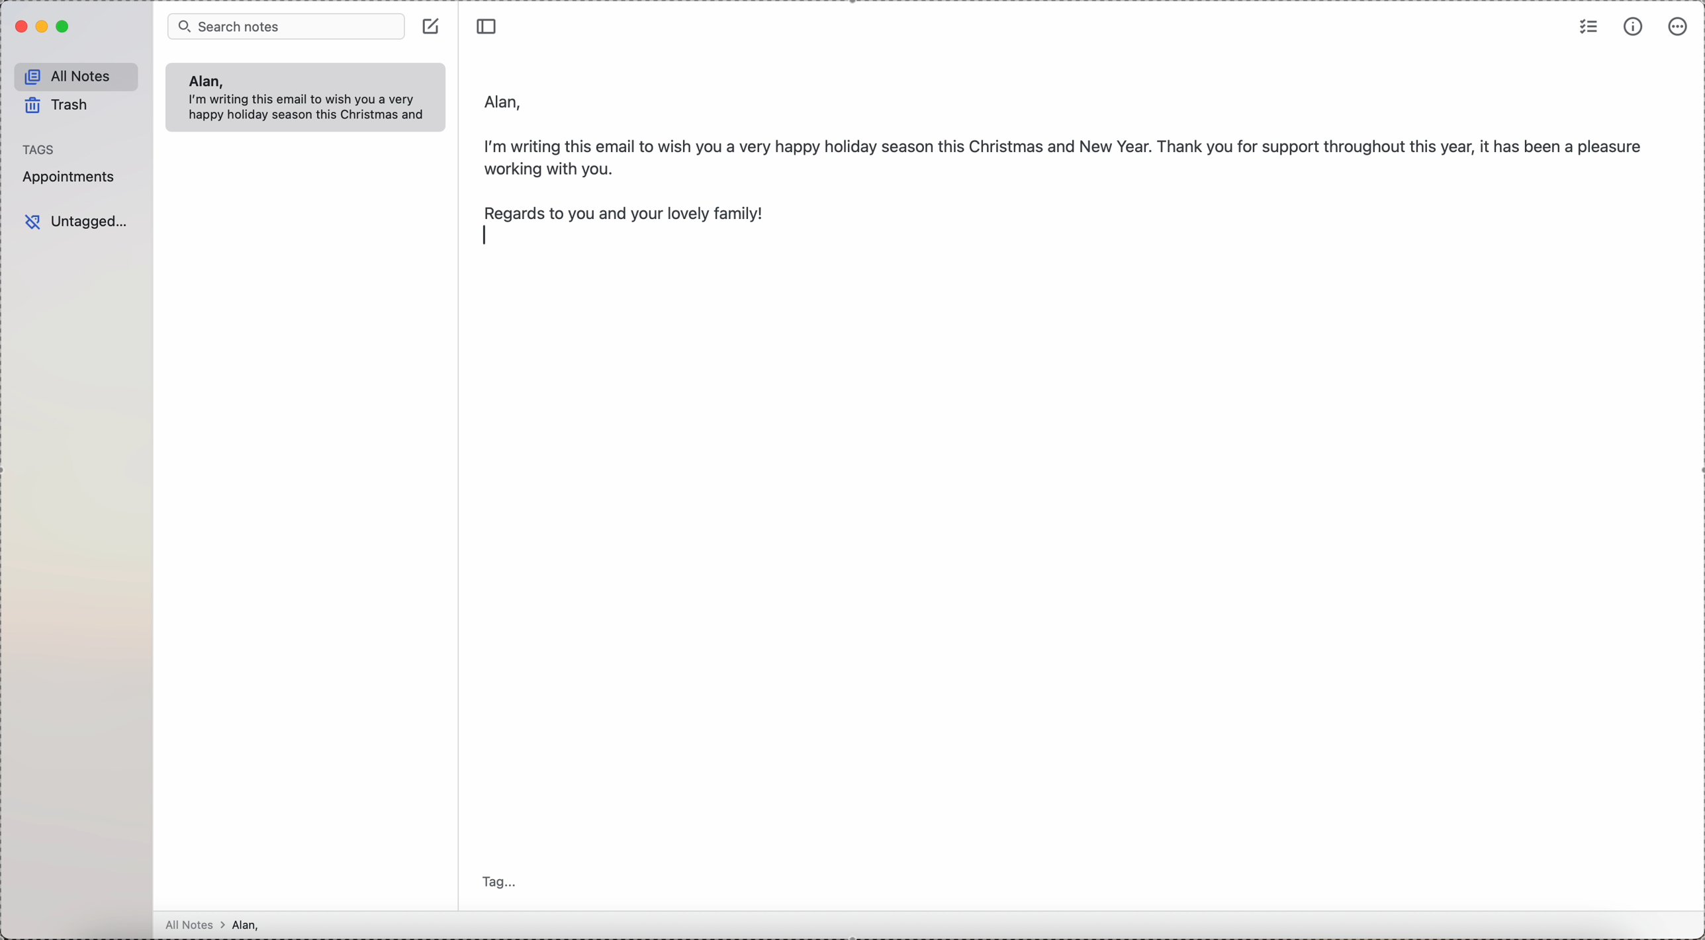 Image resolution: width=1705 pixels, height=940 pixels. What do you see at coordinates (71, 177) in the screenshot?
I see `appointments` at bounding box center [71, 177].